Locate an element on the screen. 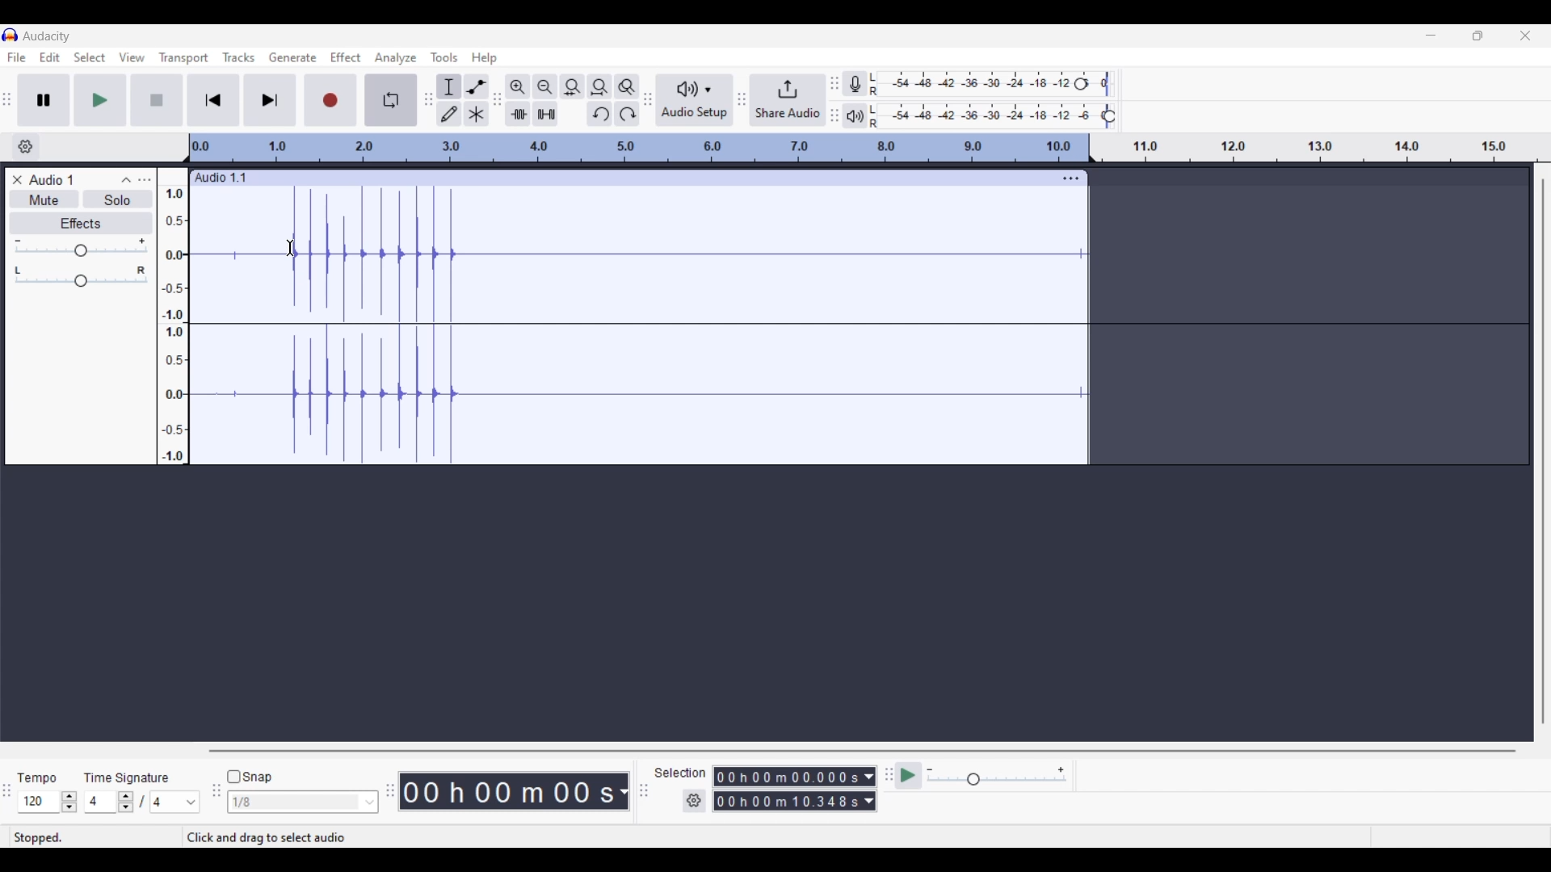  Trim audio outside selection is located at coordinates (518, 114).